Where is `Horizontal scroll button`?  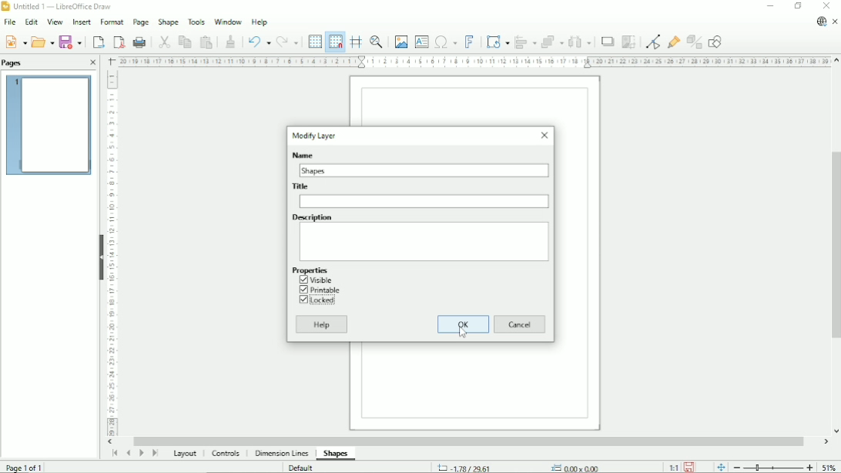
Horizontal scroll button is located at coordinates (826, 441).